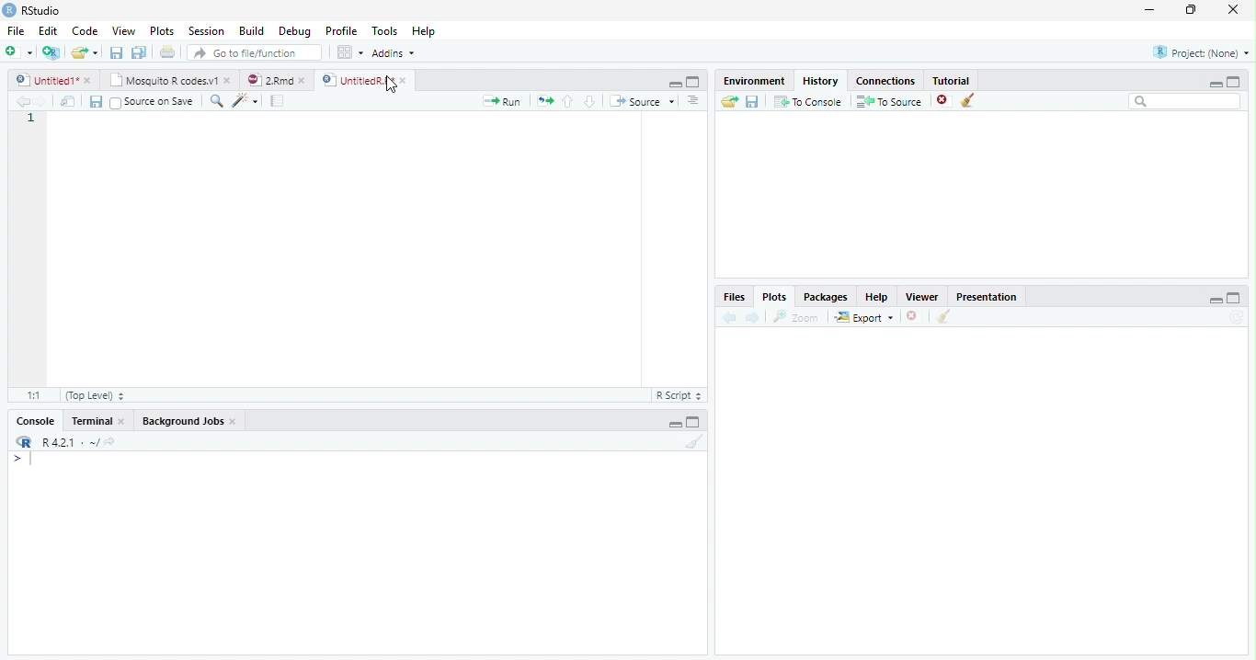 This screenshot has height=660, width=1256. What do you see at coordinates (1231, 11) in the screenshot?
I see `Close` at bounding box center [1231, 11].